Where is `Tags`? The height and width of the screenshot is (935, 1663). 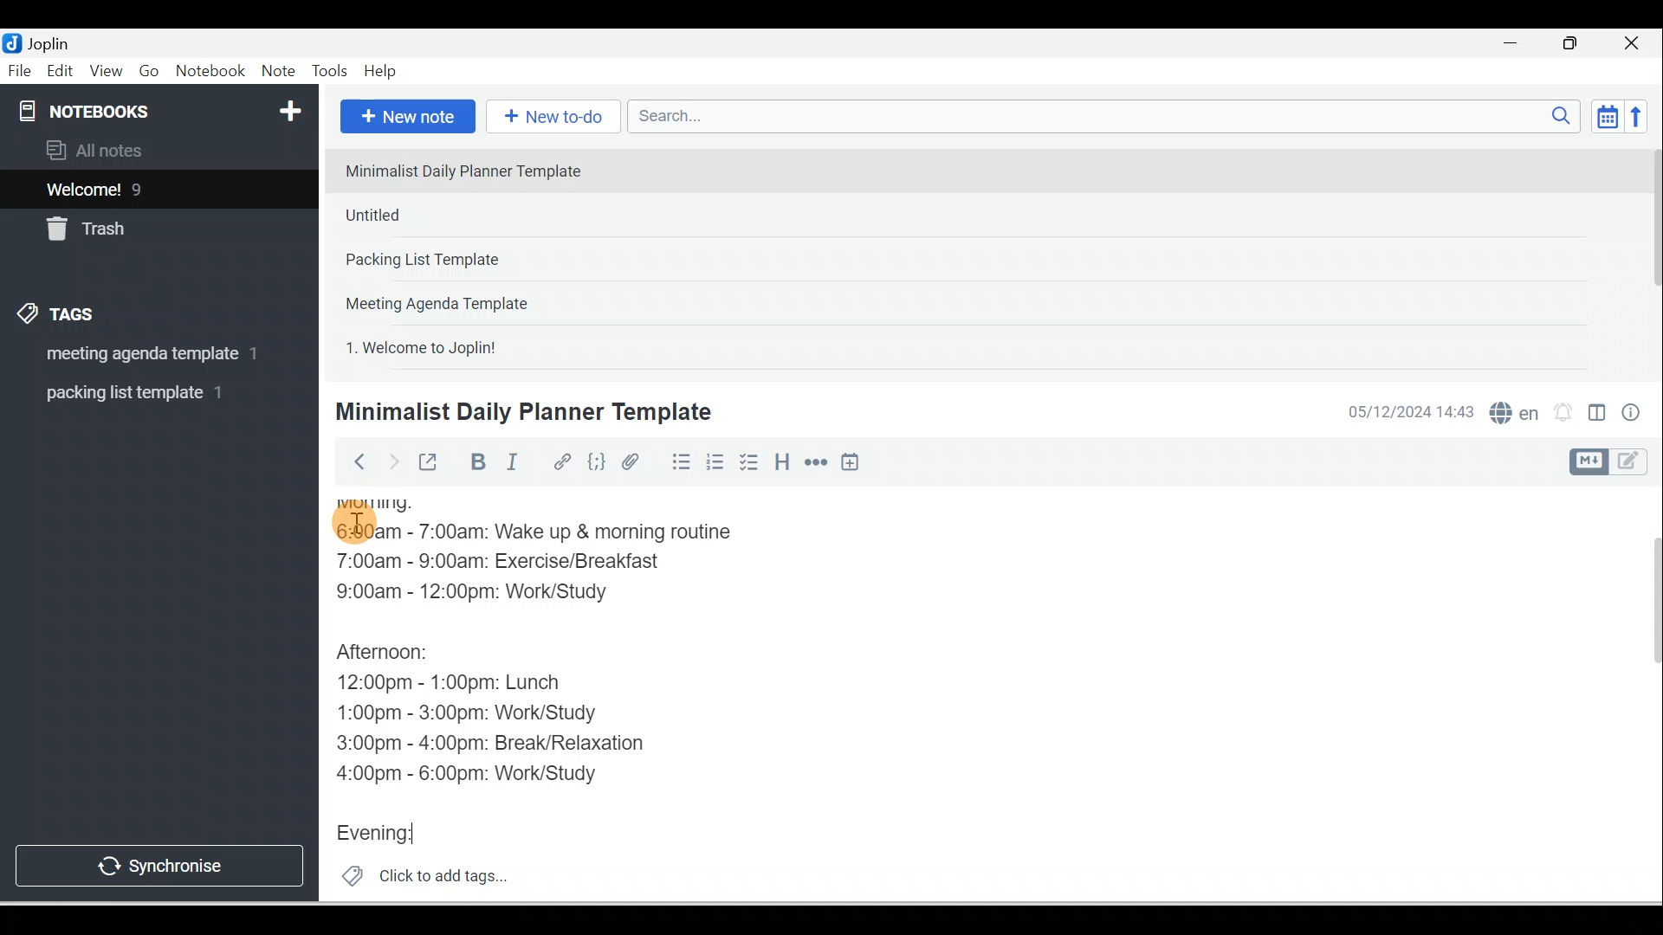
Tags is located at coordinates (61, 317).